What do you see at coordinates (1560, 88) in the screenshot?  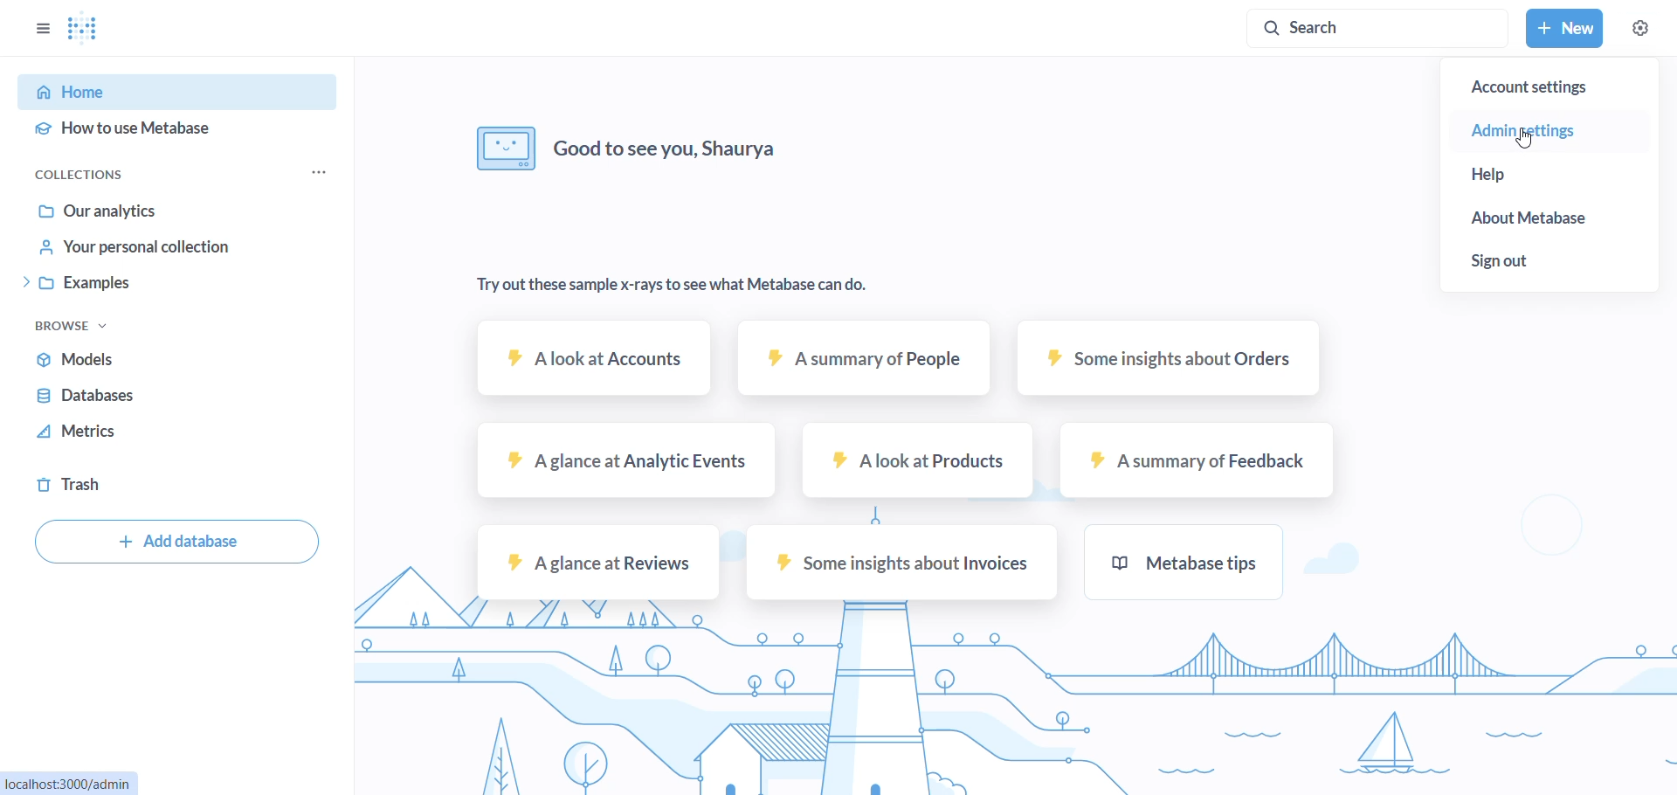 I see `account settings` at bounding box center [1560, 88].